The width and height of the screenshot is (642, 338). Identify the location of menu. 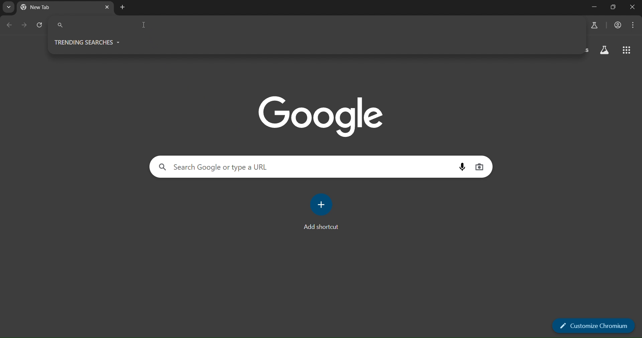
(635, 25).